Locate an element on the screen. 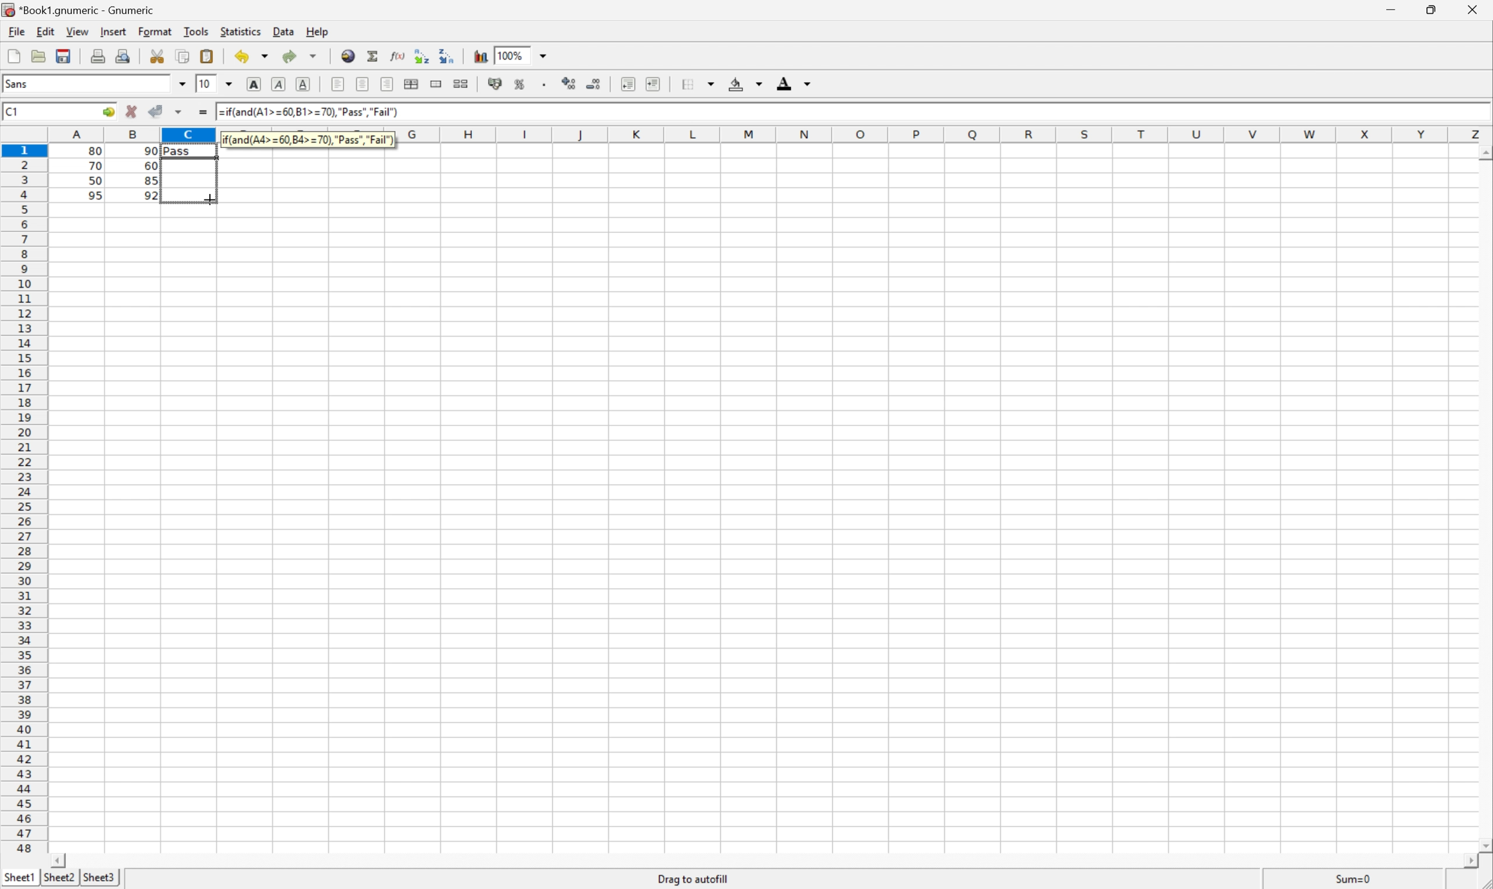 The image size is (1493, 889). 95 is located at coordinates (94, 195).